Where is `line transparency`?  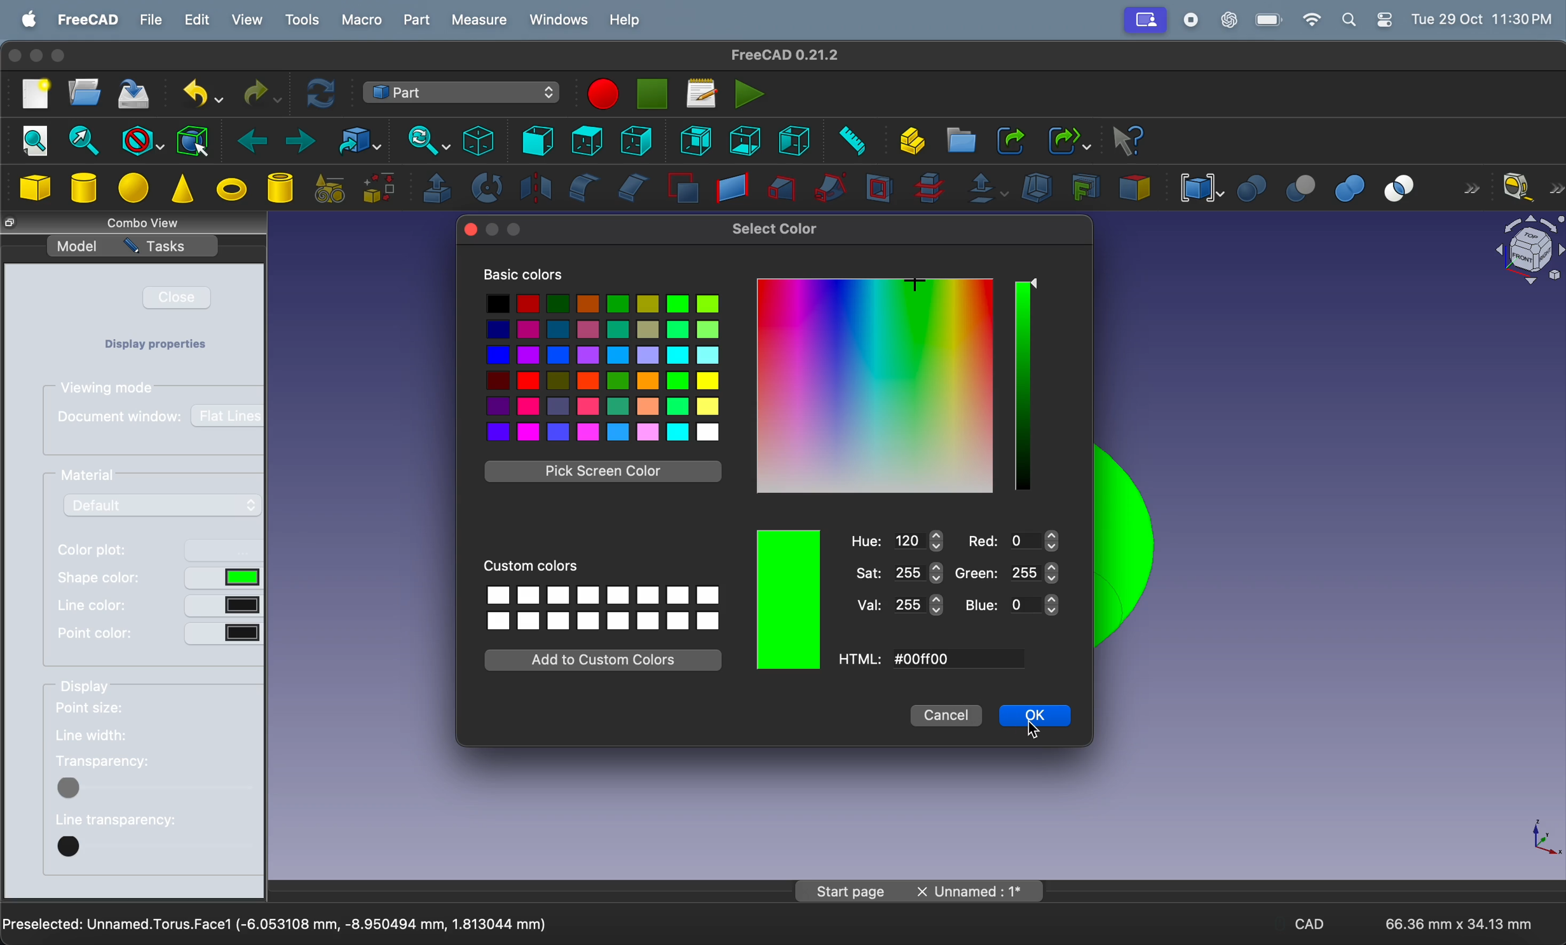
line transparency is located at coordinates (118, 821).